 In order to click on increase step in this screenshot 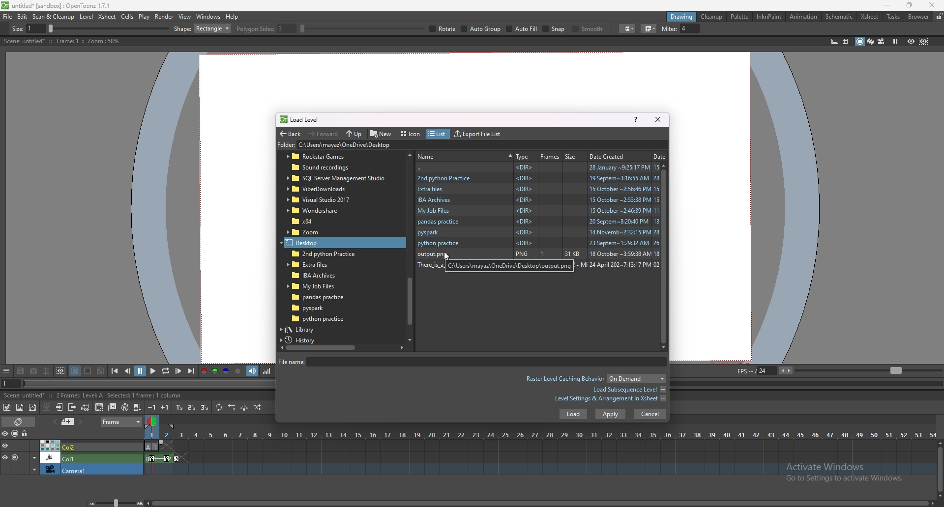, I will do `click(165, 407)`.